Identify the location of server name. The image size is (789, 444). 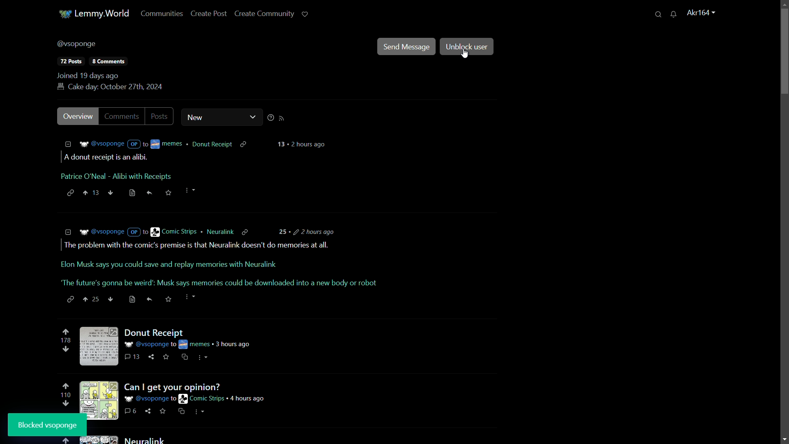
(102, 14).